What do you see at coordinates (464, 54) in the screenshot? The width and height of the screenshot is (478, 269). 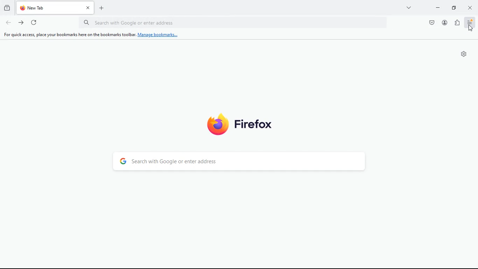 I see `settings` at bounding box center [464, 54].